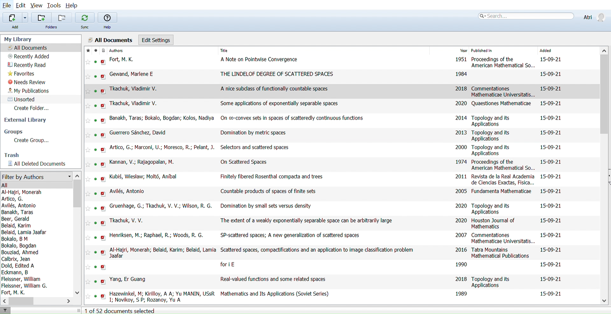 The height and width of the screenshot is (314, 611). Describe the element at coordinates (274, 89) in the screenshot. I see `A nice subdass of functionally countable spaces` at that location.